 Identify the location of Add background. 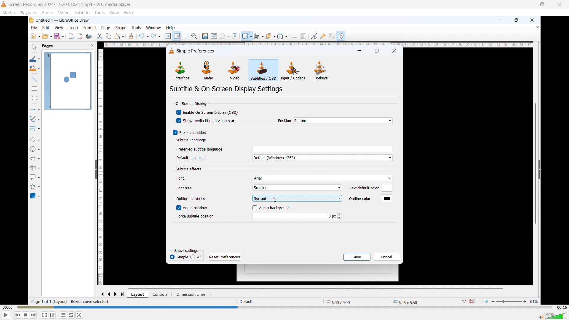
(271, 207).